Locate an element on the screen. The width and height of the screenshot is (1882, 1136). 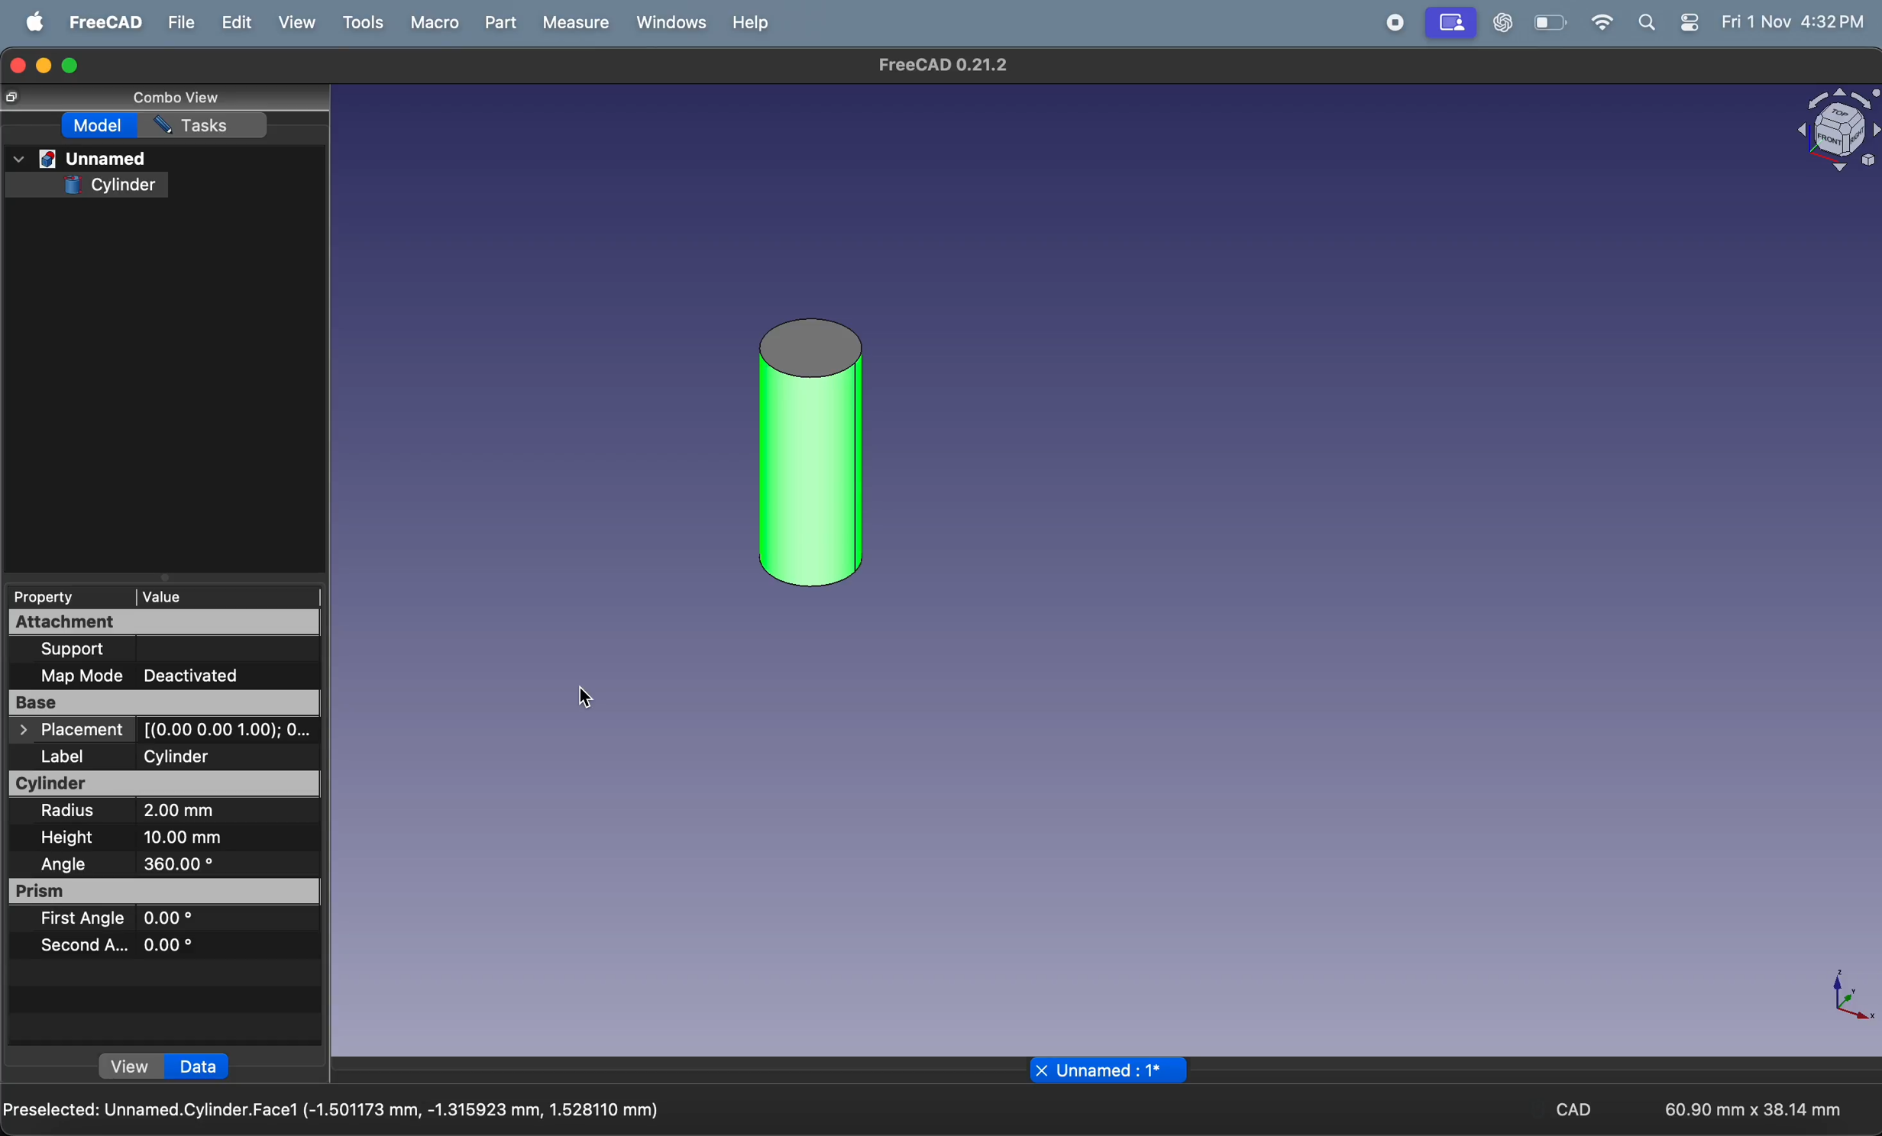
360.00° is located at coordinates (219, 863).